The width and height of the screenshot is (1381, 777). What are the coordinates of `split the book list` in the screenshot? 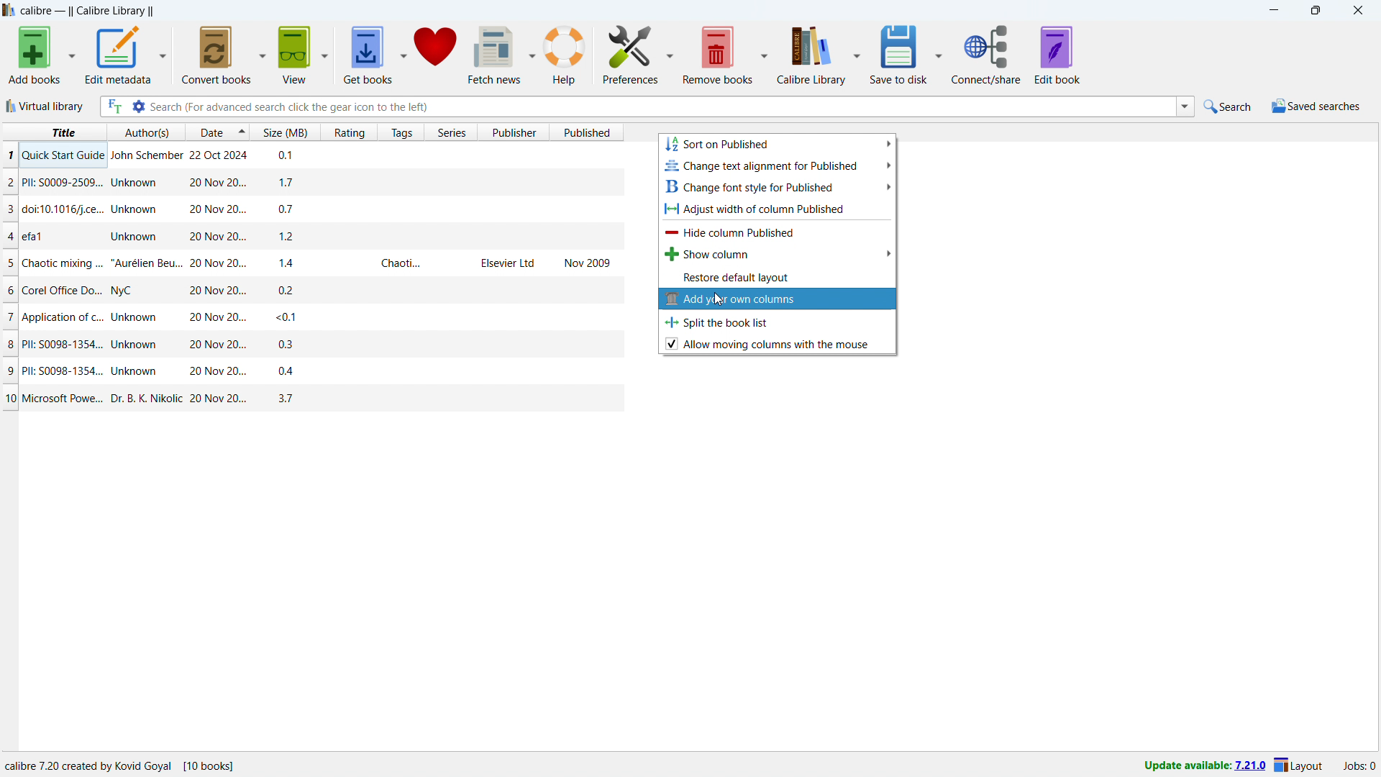 It's located at (778, 321).